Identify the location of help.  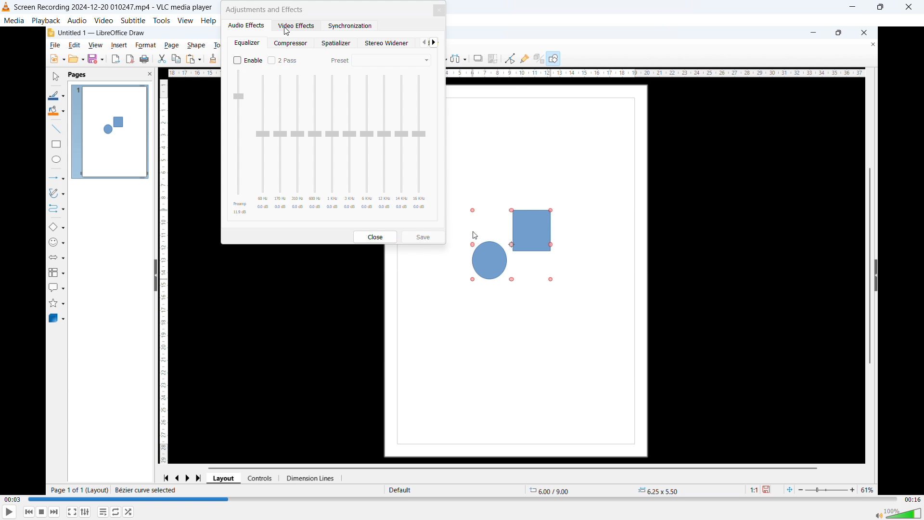
(208, 21).